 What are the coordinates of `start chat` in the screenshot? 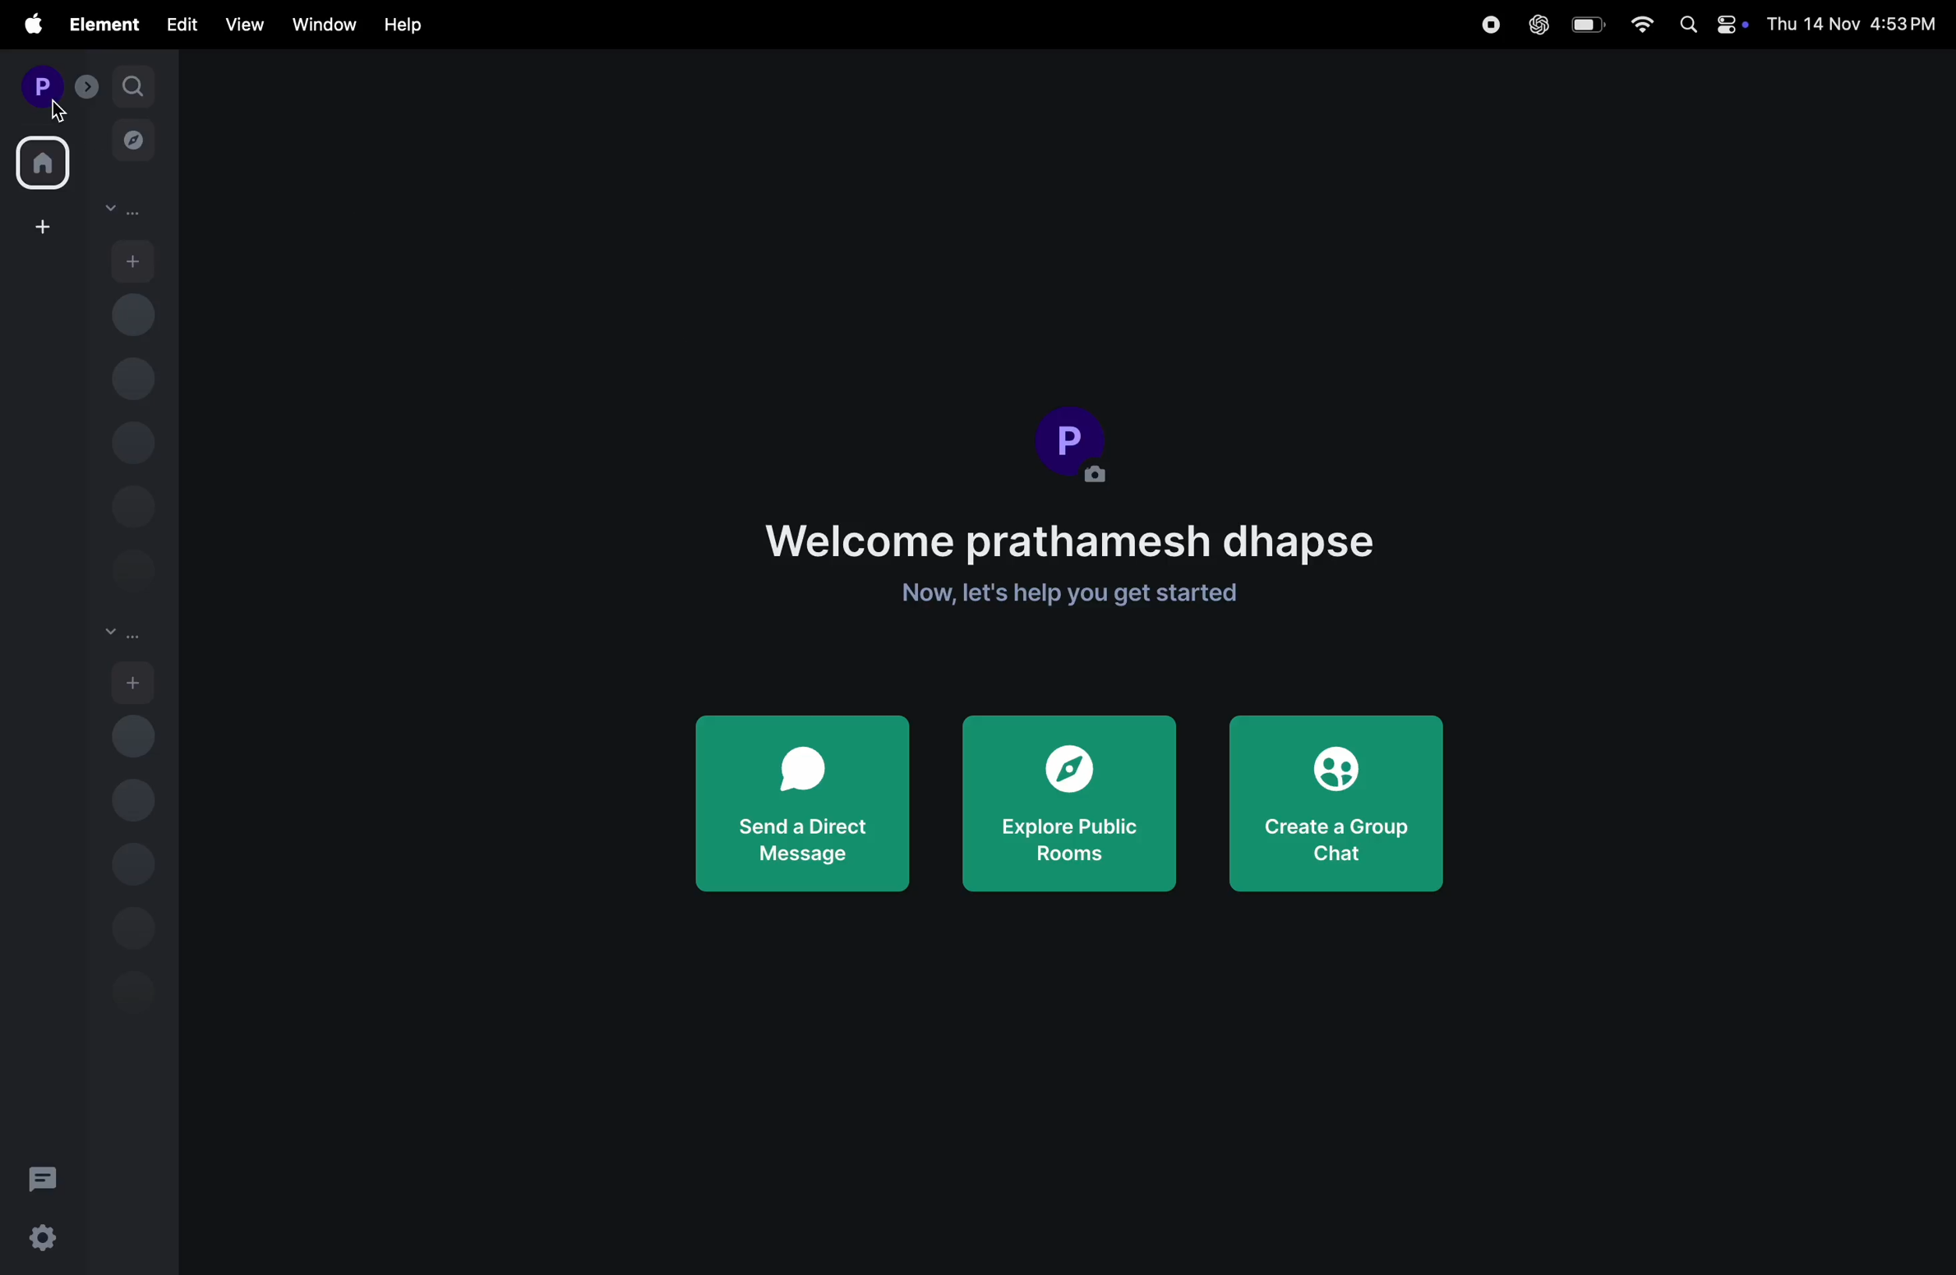 It's located at (134, 261).